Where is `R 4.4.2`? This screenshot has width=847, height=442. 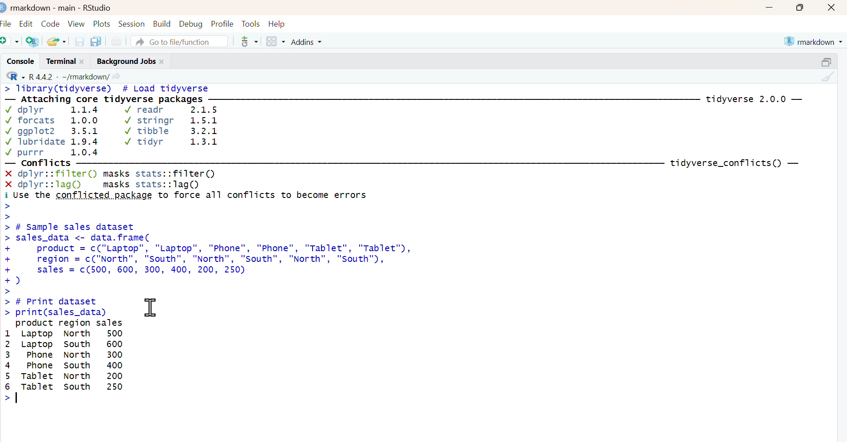
R 4.4.2 is located at coordinates (41, 76).